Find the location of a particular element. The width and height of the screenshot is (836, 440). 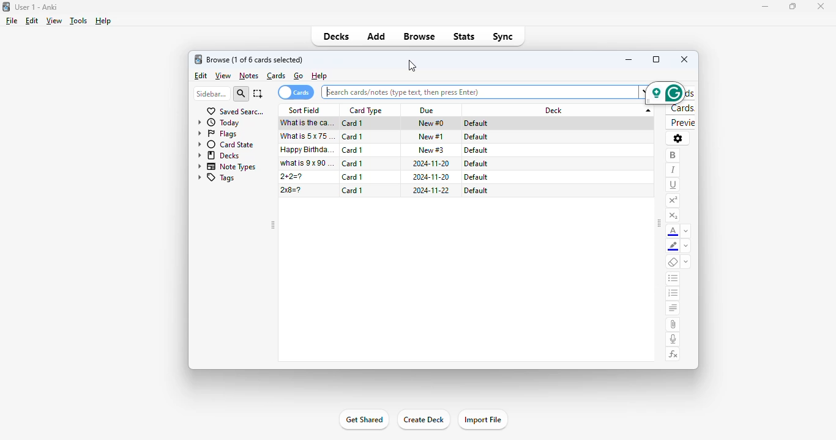

view is located at coordinates (223, 75).